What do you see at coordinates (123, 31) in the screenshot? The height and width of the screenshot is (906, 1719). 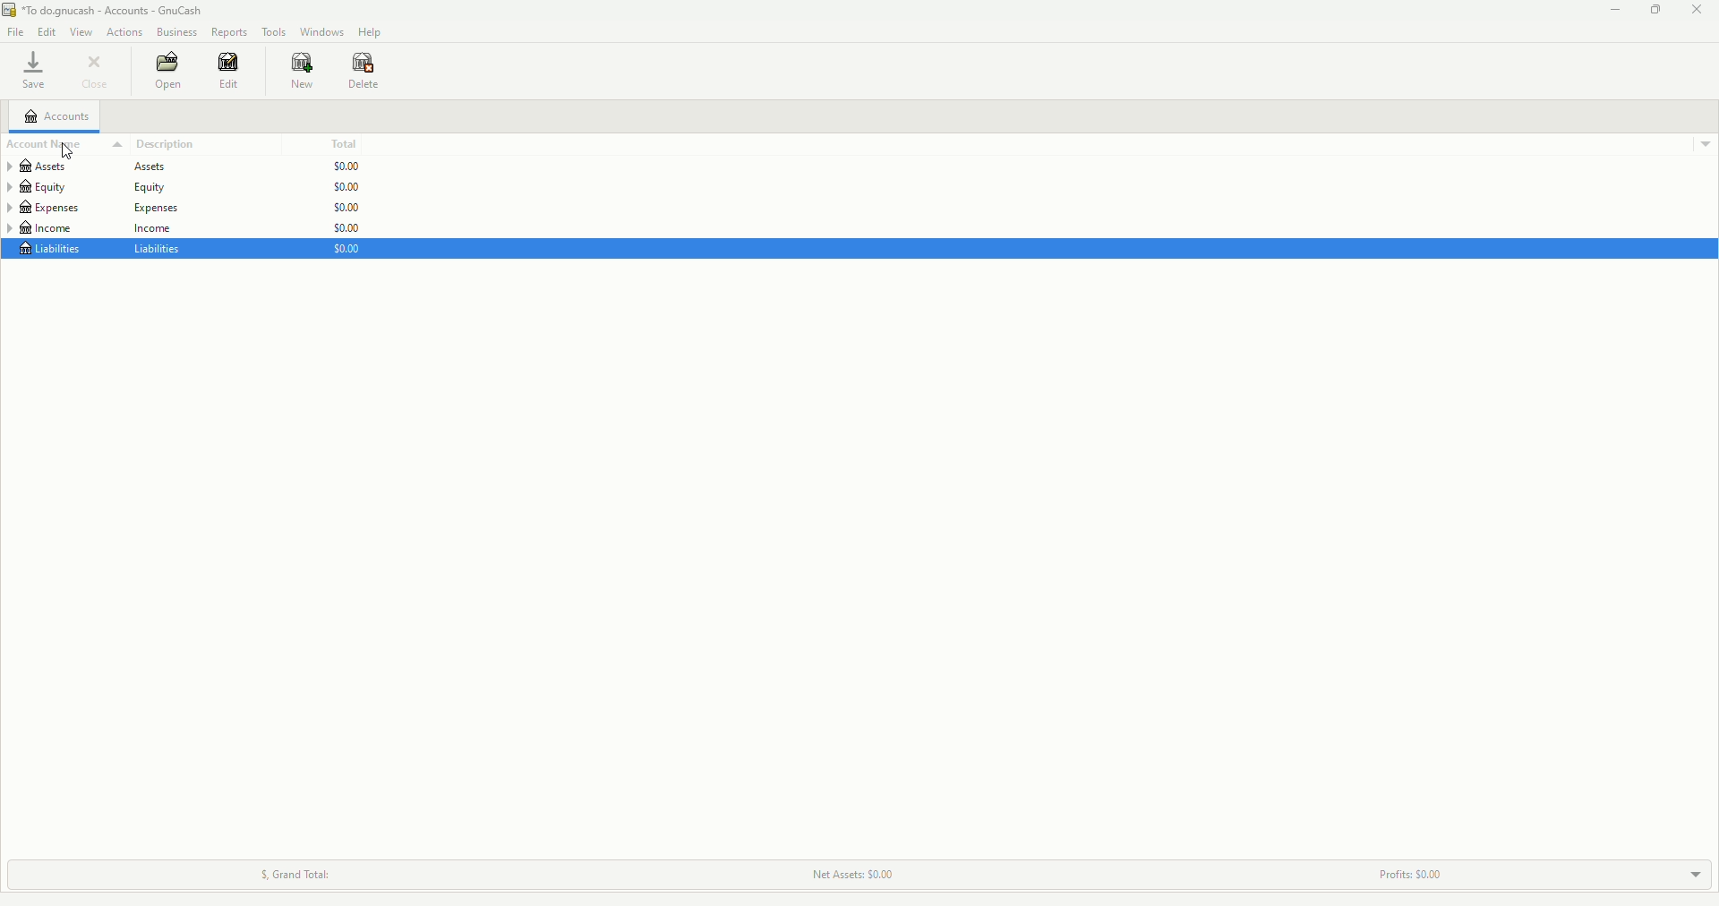 I see `Actions` at bounding box center [123, 31].